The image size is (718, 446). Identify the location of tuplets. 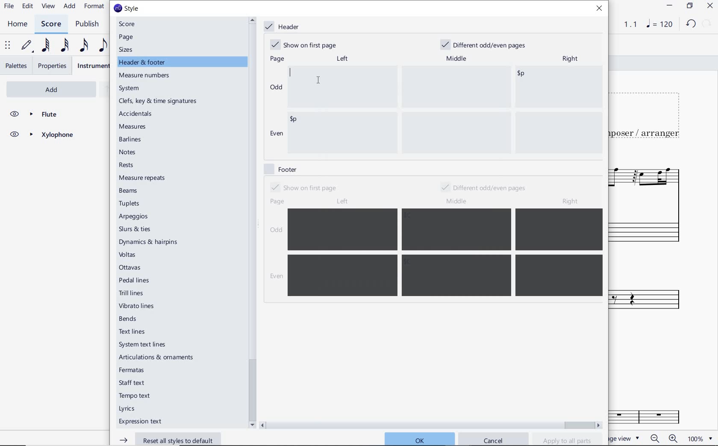
(130, 204).